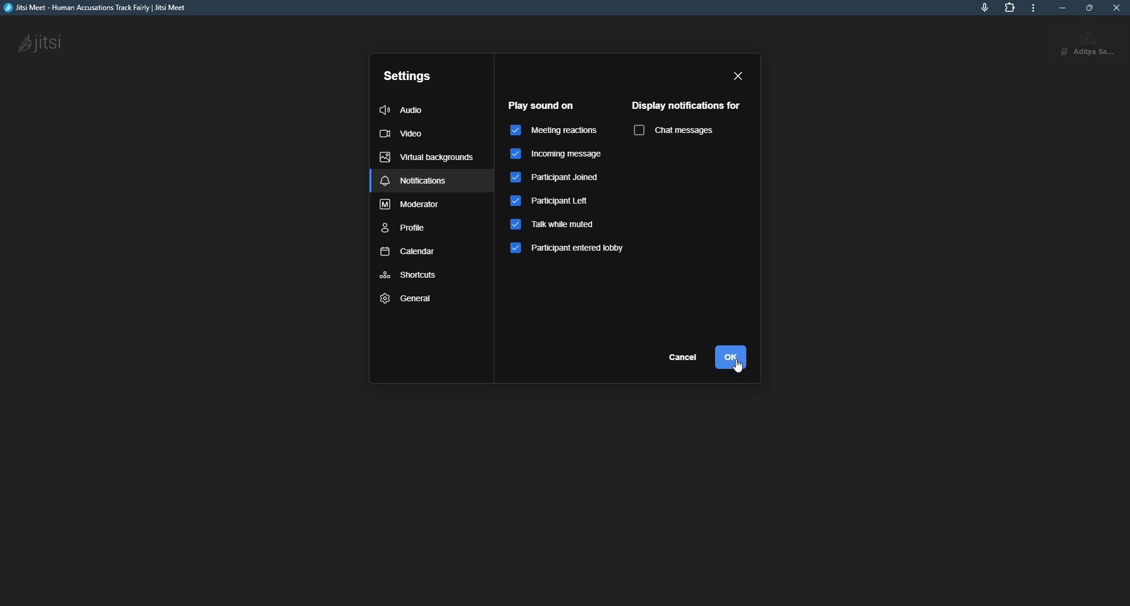 Image resolution: width=1130 pixels, height=606 pixels. Describe the element at coordinates (984, 8) in the screenshot. I see `mic` at that location.